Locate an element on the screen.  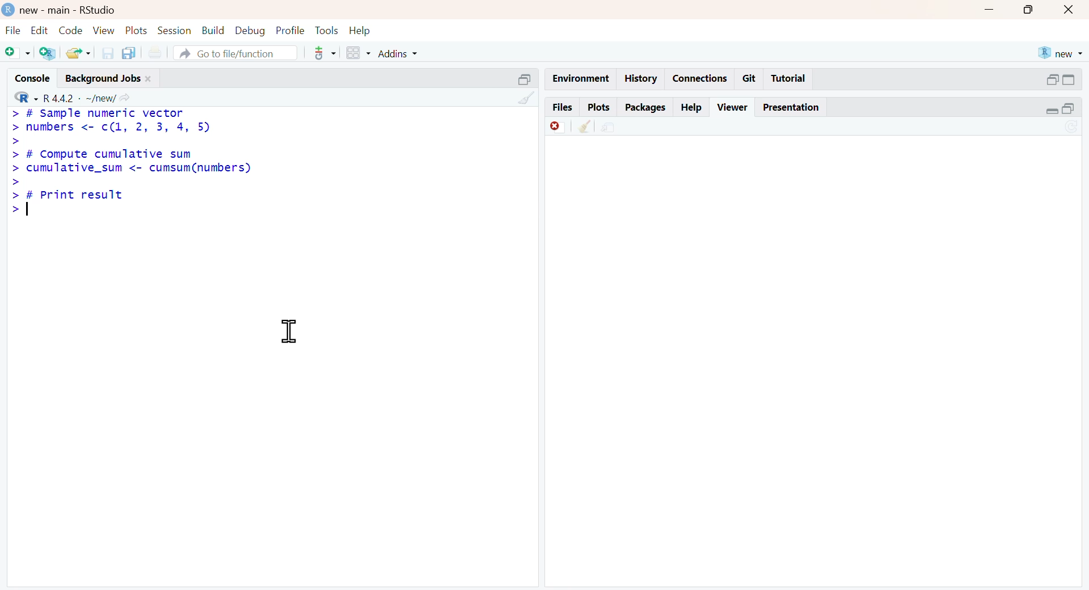
Packages is located at coordinates (647, 108).